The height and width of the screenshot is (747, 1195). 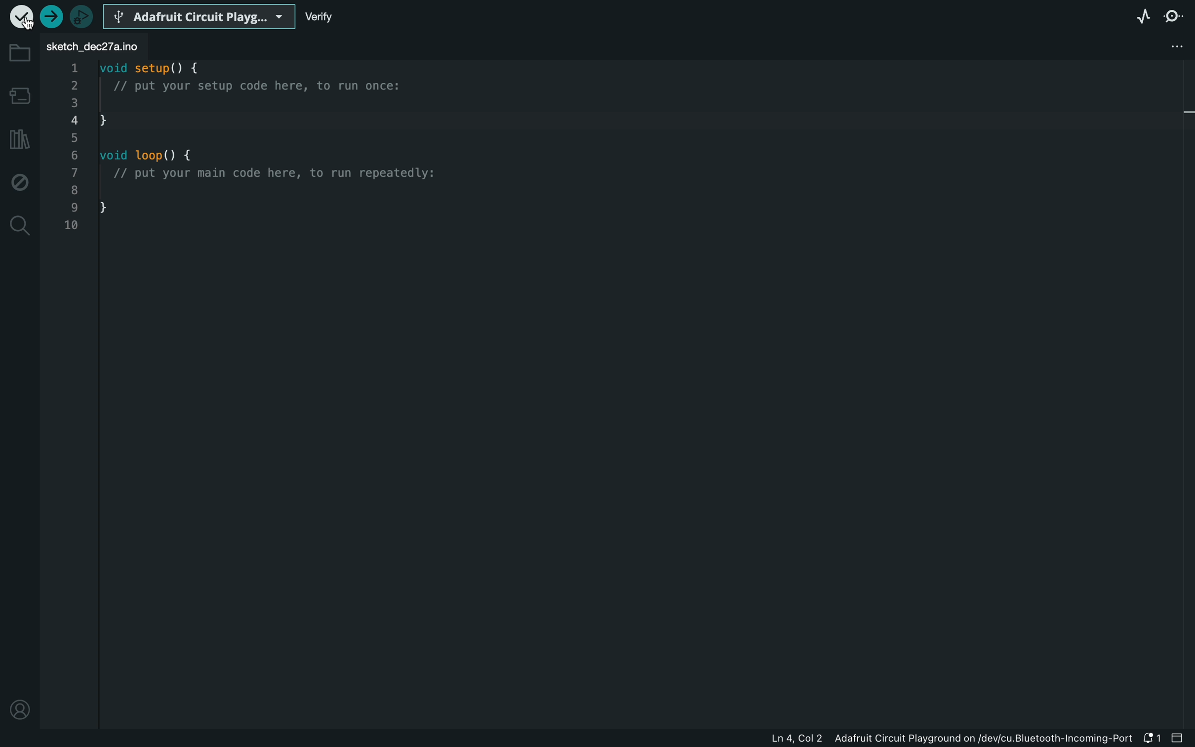 What do you see at coordinates (271, 155) in the screenshot?
I see `code` at bounding box center [271, 155].